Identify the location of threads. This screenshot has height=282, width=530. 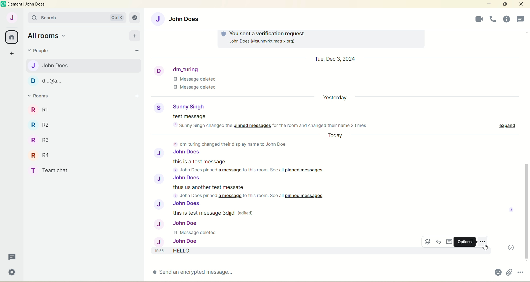
(11, 257).